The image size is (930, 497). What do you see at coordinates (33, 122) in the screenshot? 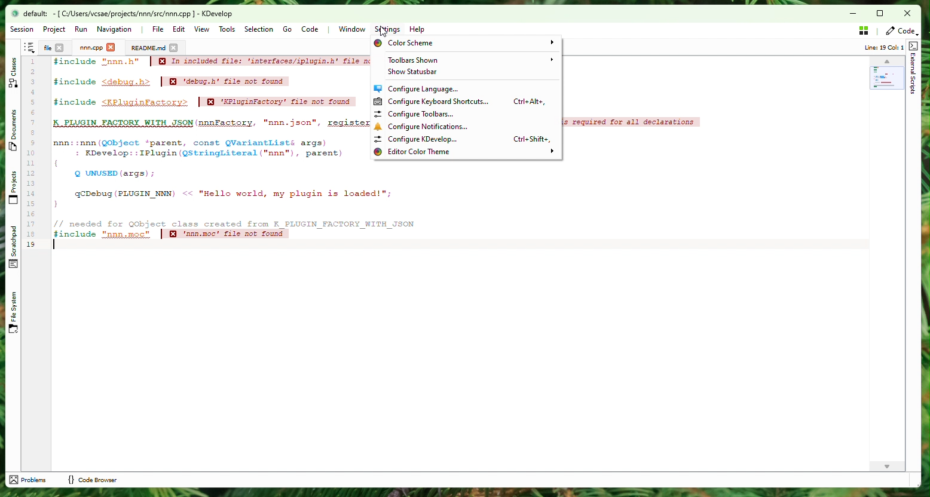
I see `7` at bounding box center [33, 122].